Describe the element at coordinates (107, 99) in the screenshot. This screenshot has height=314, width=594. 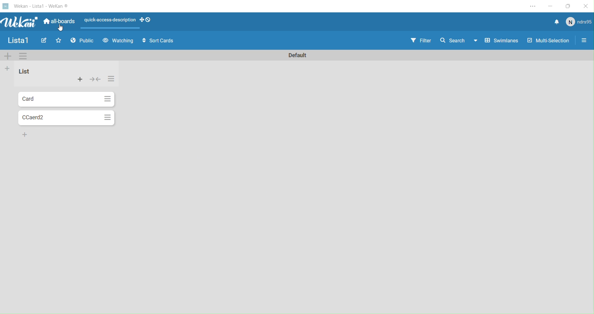
I see `Options` at that location.